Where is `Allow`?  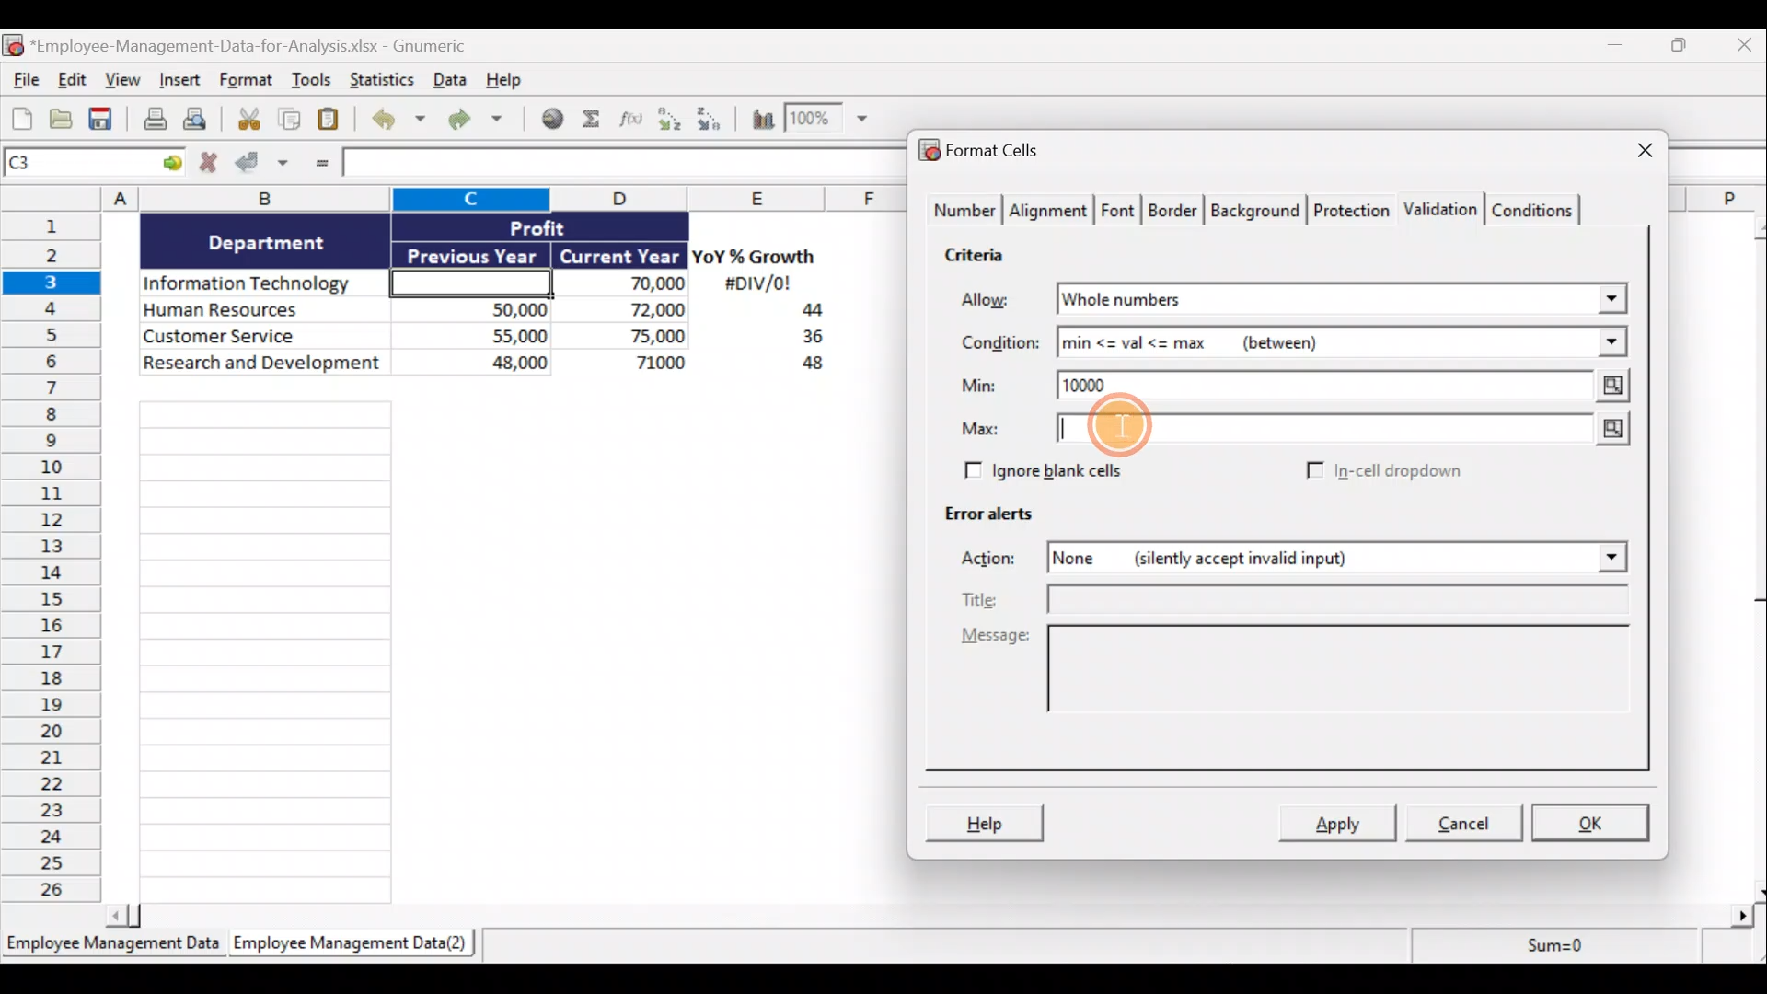 Allow is located at coordinates (999, 301).